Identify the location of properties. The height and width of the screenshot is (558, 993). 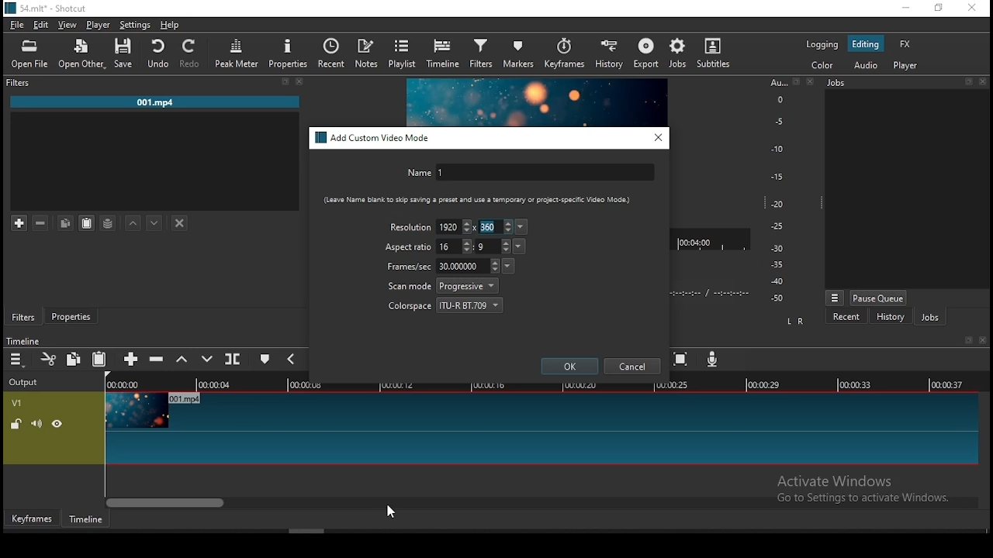
(289, 53).